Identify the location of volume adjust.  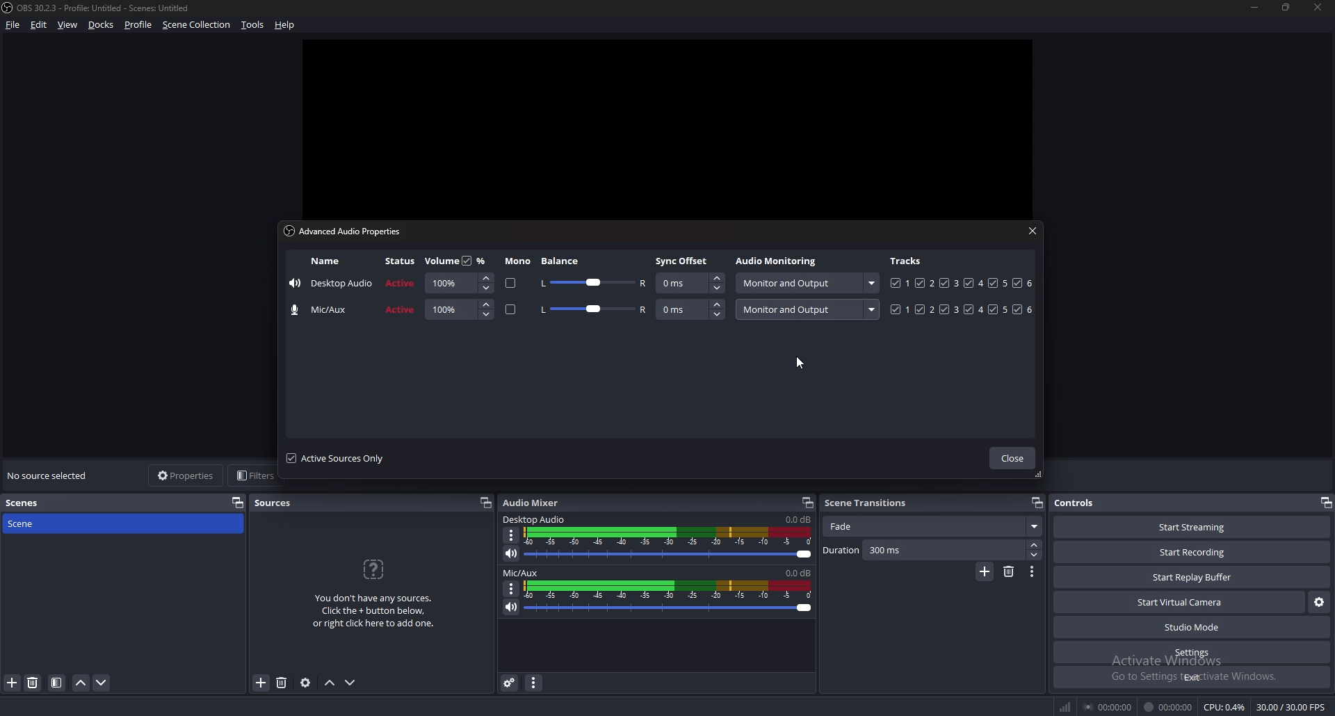
(459, 310).